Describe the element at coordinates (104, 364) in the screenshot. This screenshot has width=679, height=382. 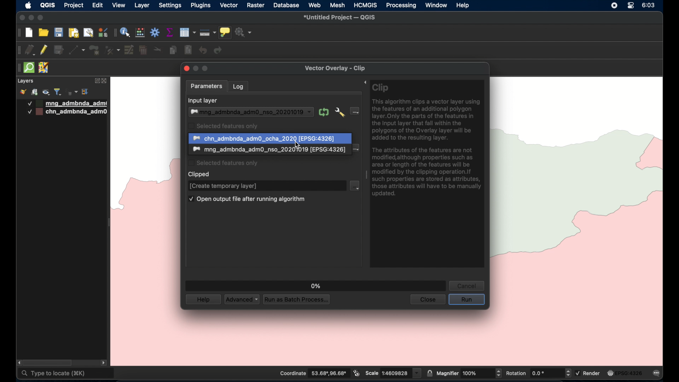
I see `scroll right` at that location.